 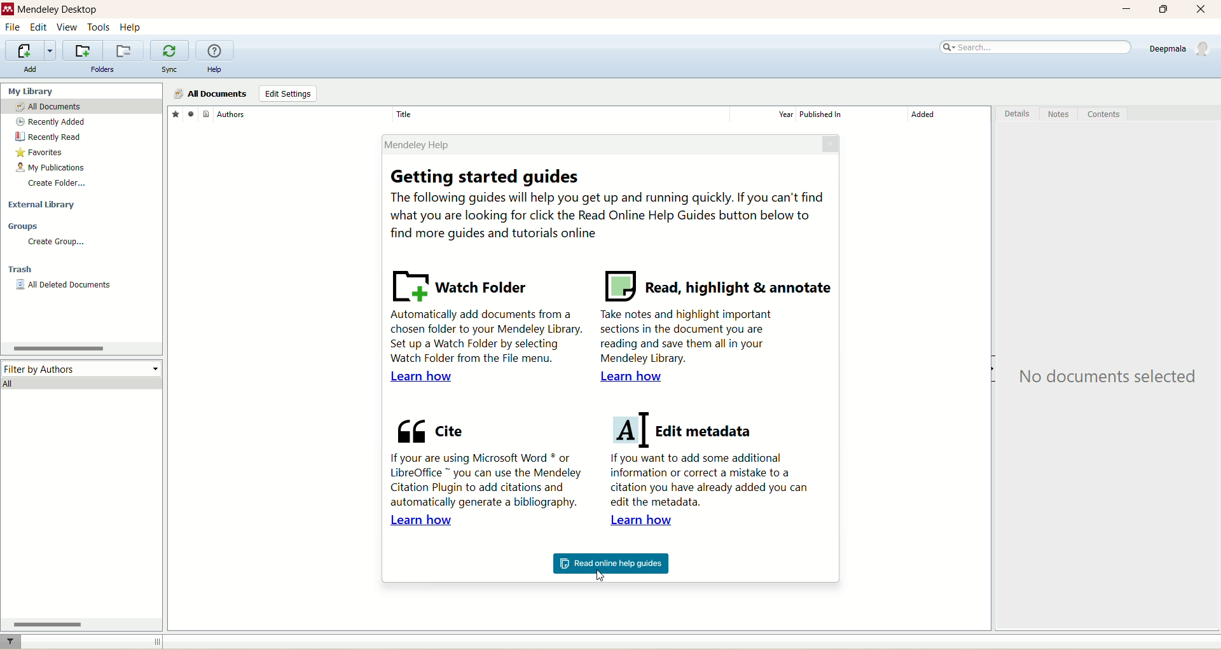 What do you see at coordinates (58, 184) in the screenshot?
I see `create folder` at bounding box center [58, 184].